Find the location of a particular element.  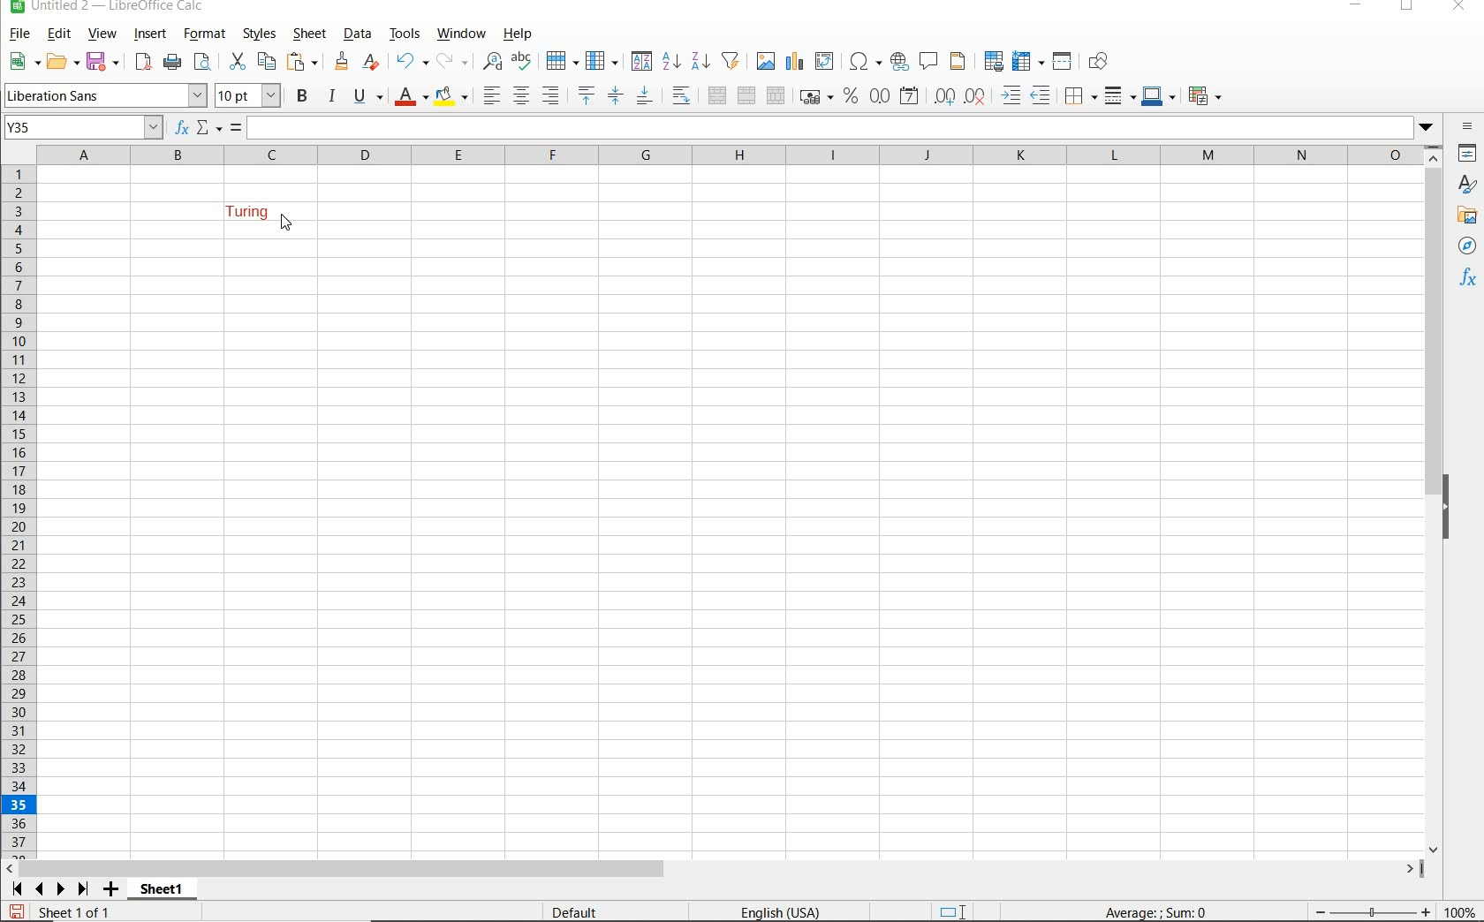

CONDITIONAL is located at coordinates (1202, 95).